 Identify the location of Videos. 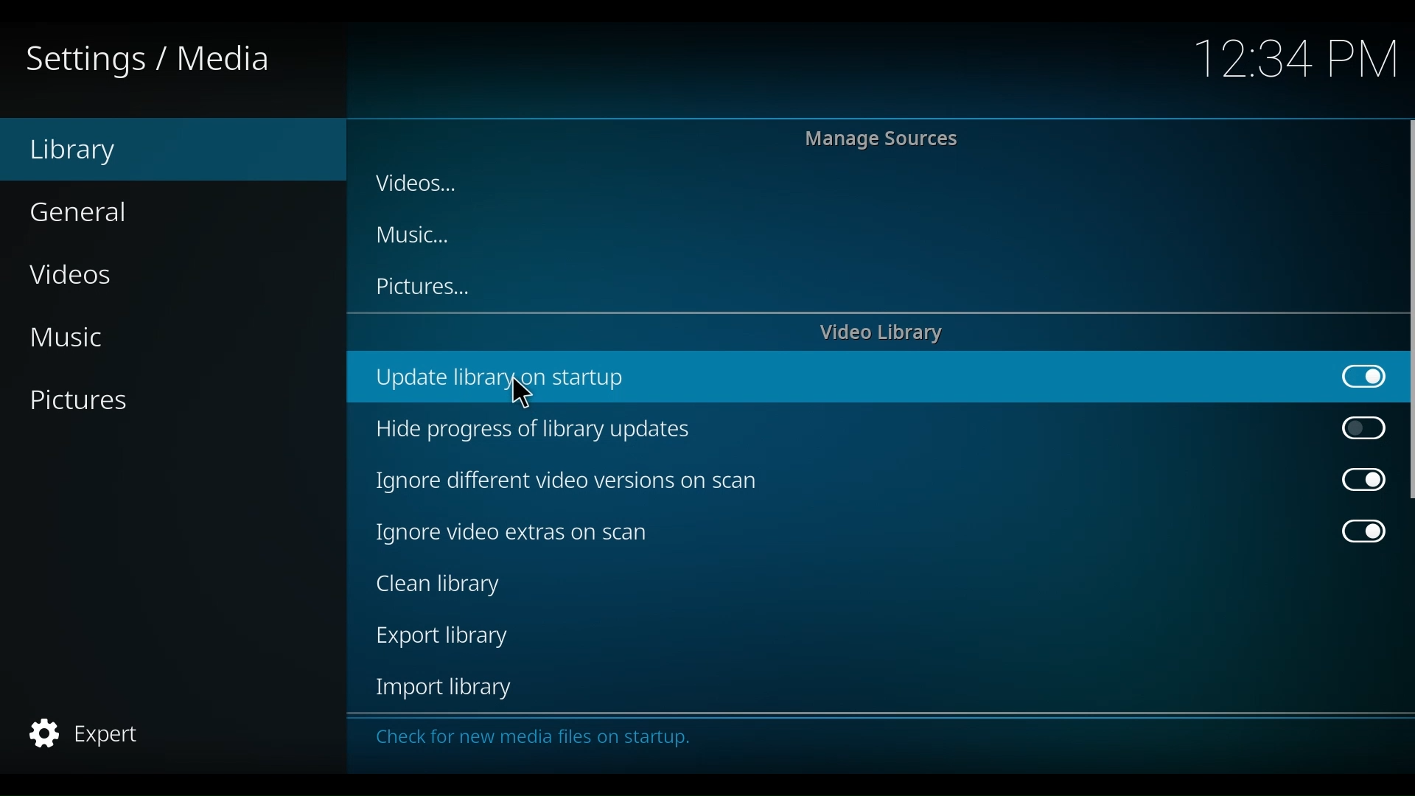
(74, 276).